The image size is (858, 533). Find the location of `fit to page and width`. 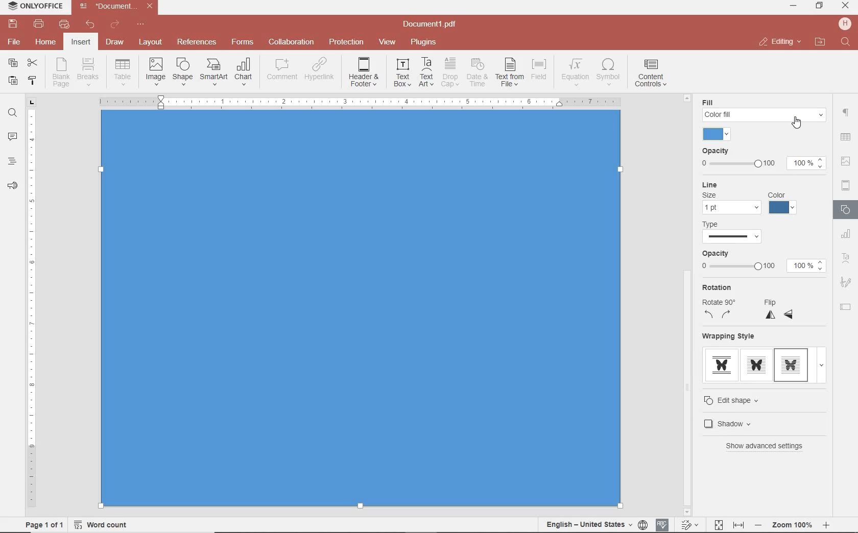

fit to page and width is located at coordinates (727, 525).